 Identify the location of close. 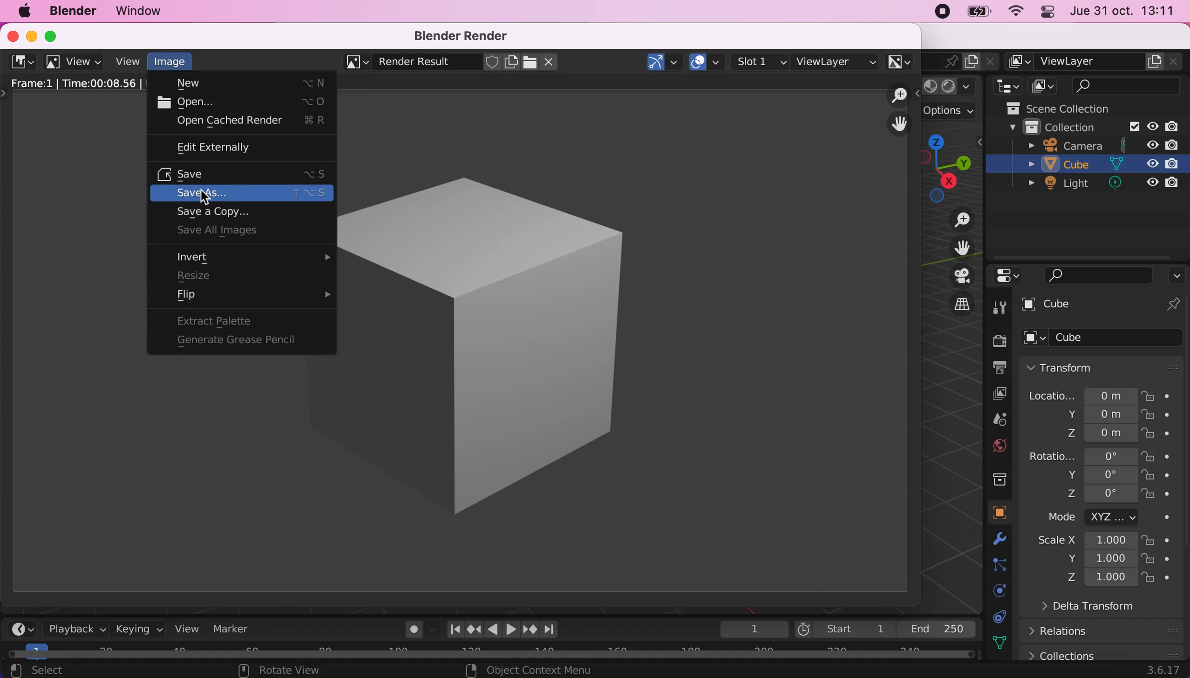
(10, 35).